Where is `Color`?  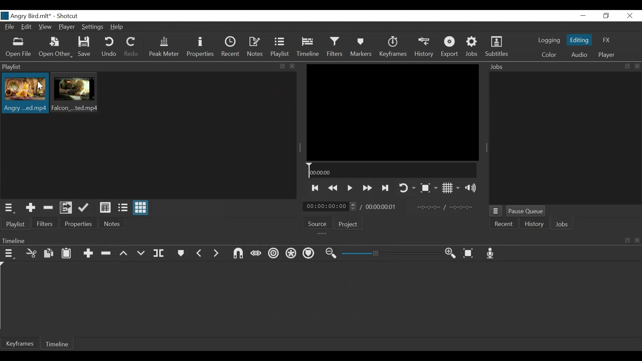 Color is located at coordinates (547, 54).